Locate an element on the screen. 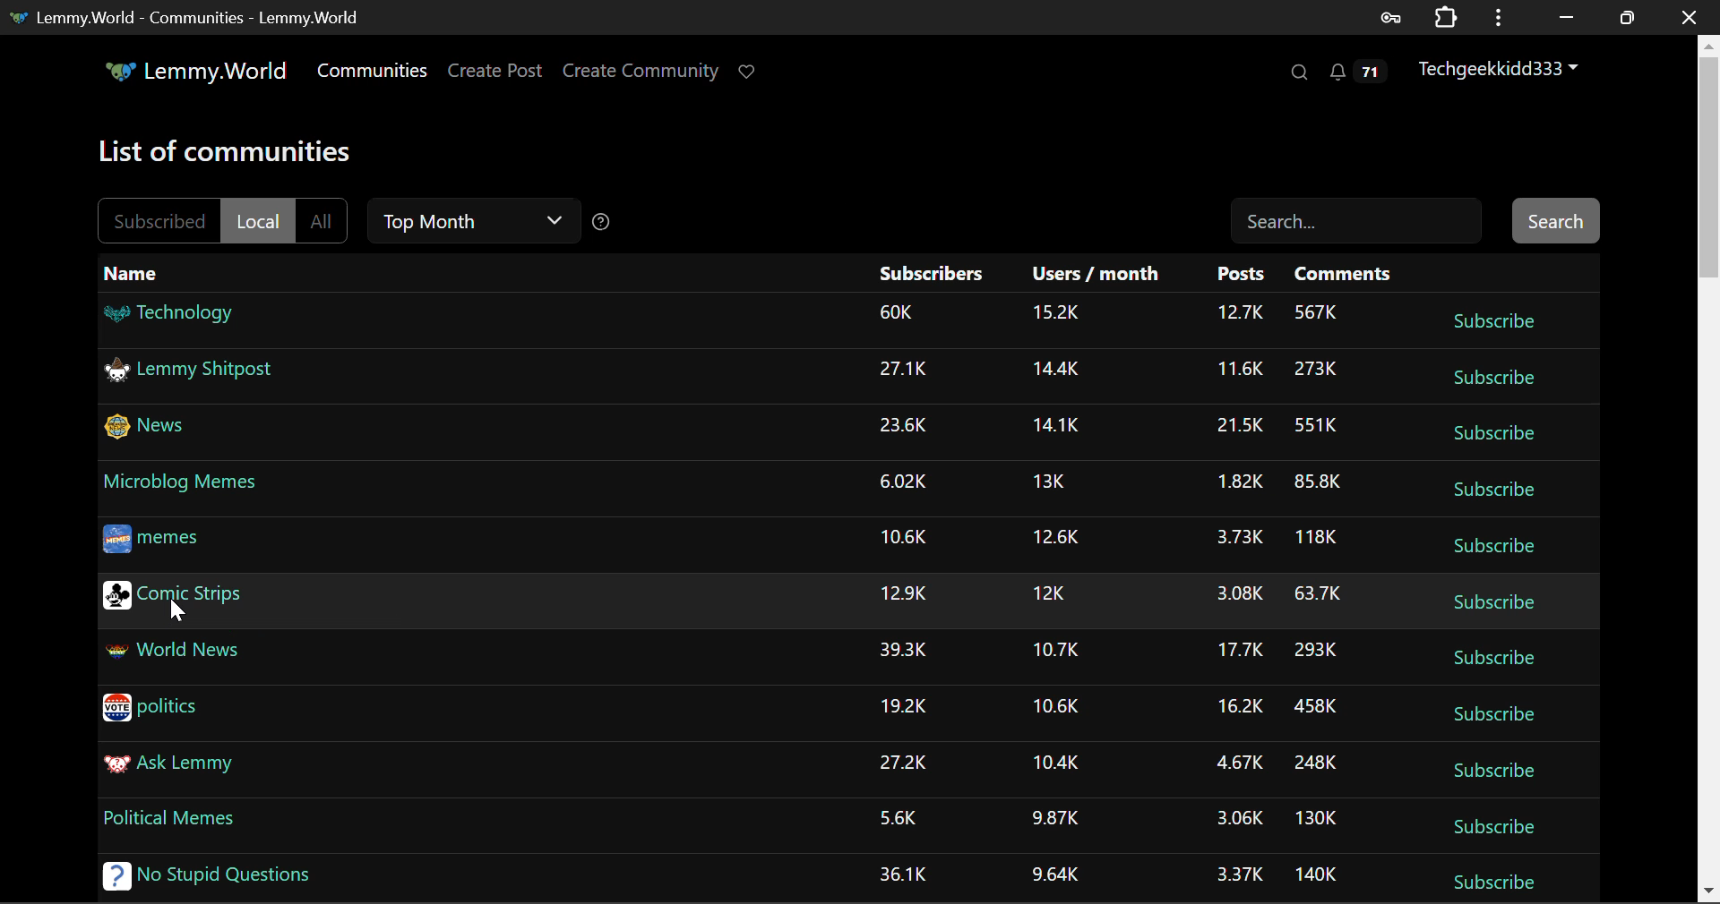 This screenshot has height=904, width=1720. News is located at coordinates (152, 427).